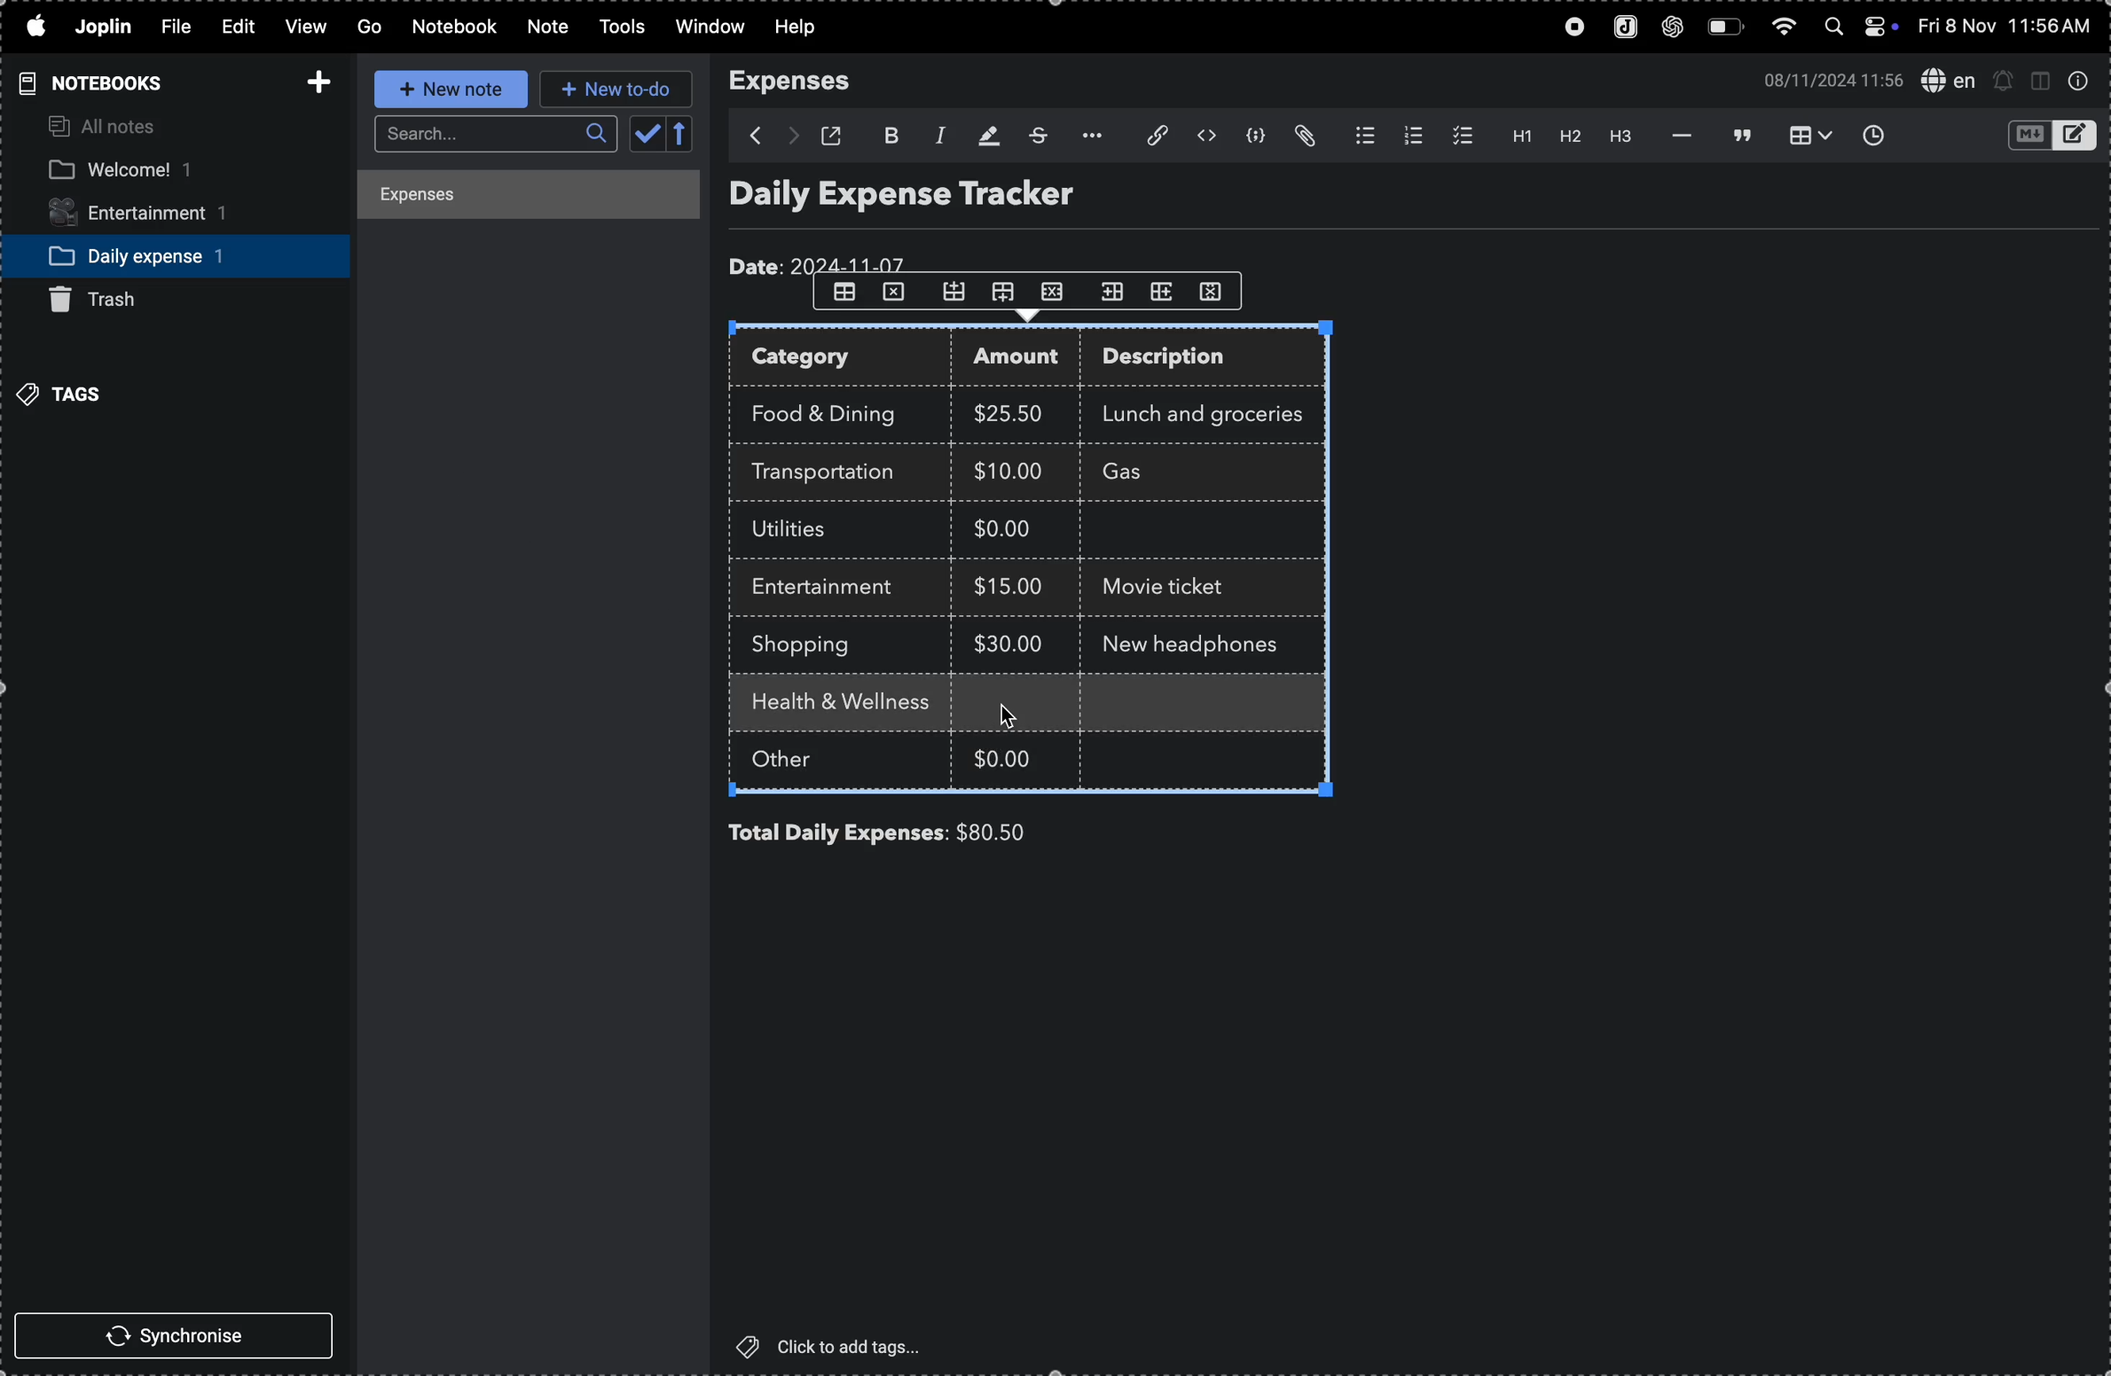 This screenshot has height=1376, width=2111. I want to click on Gas, so click(1155, 473).